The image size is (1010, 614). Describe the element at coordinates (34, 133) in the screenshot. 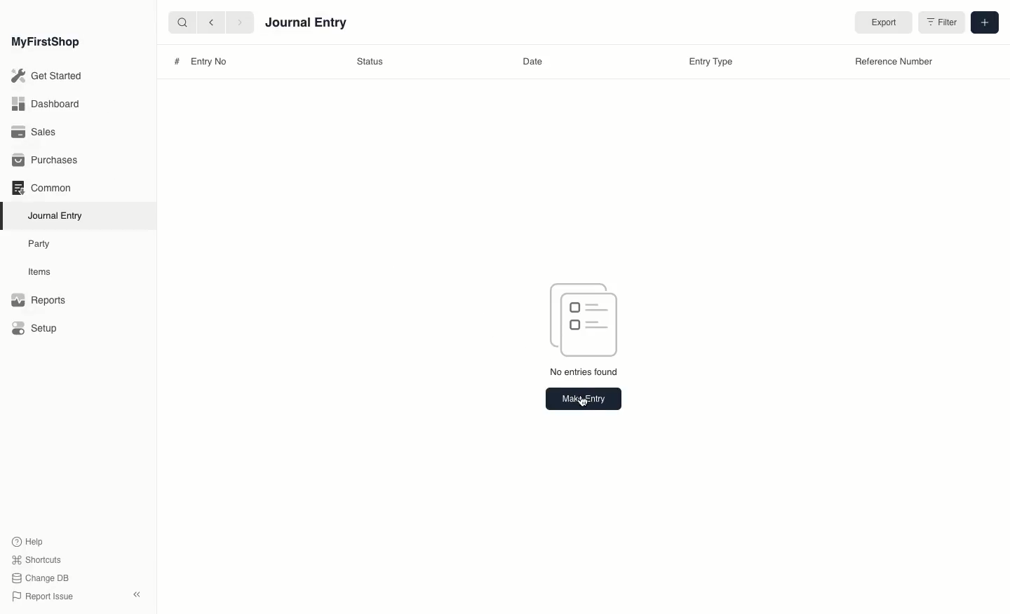

I see `Sales` at that location.